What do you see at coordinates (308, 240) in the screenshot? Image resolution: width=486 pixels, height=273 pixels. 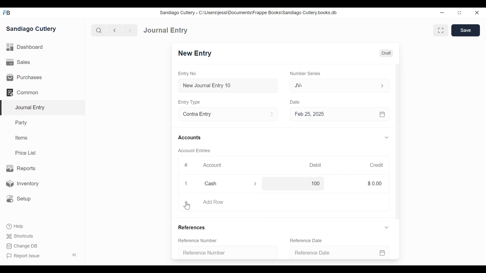 I see `Reference Date` at bounding box center [308, 240].